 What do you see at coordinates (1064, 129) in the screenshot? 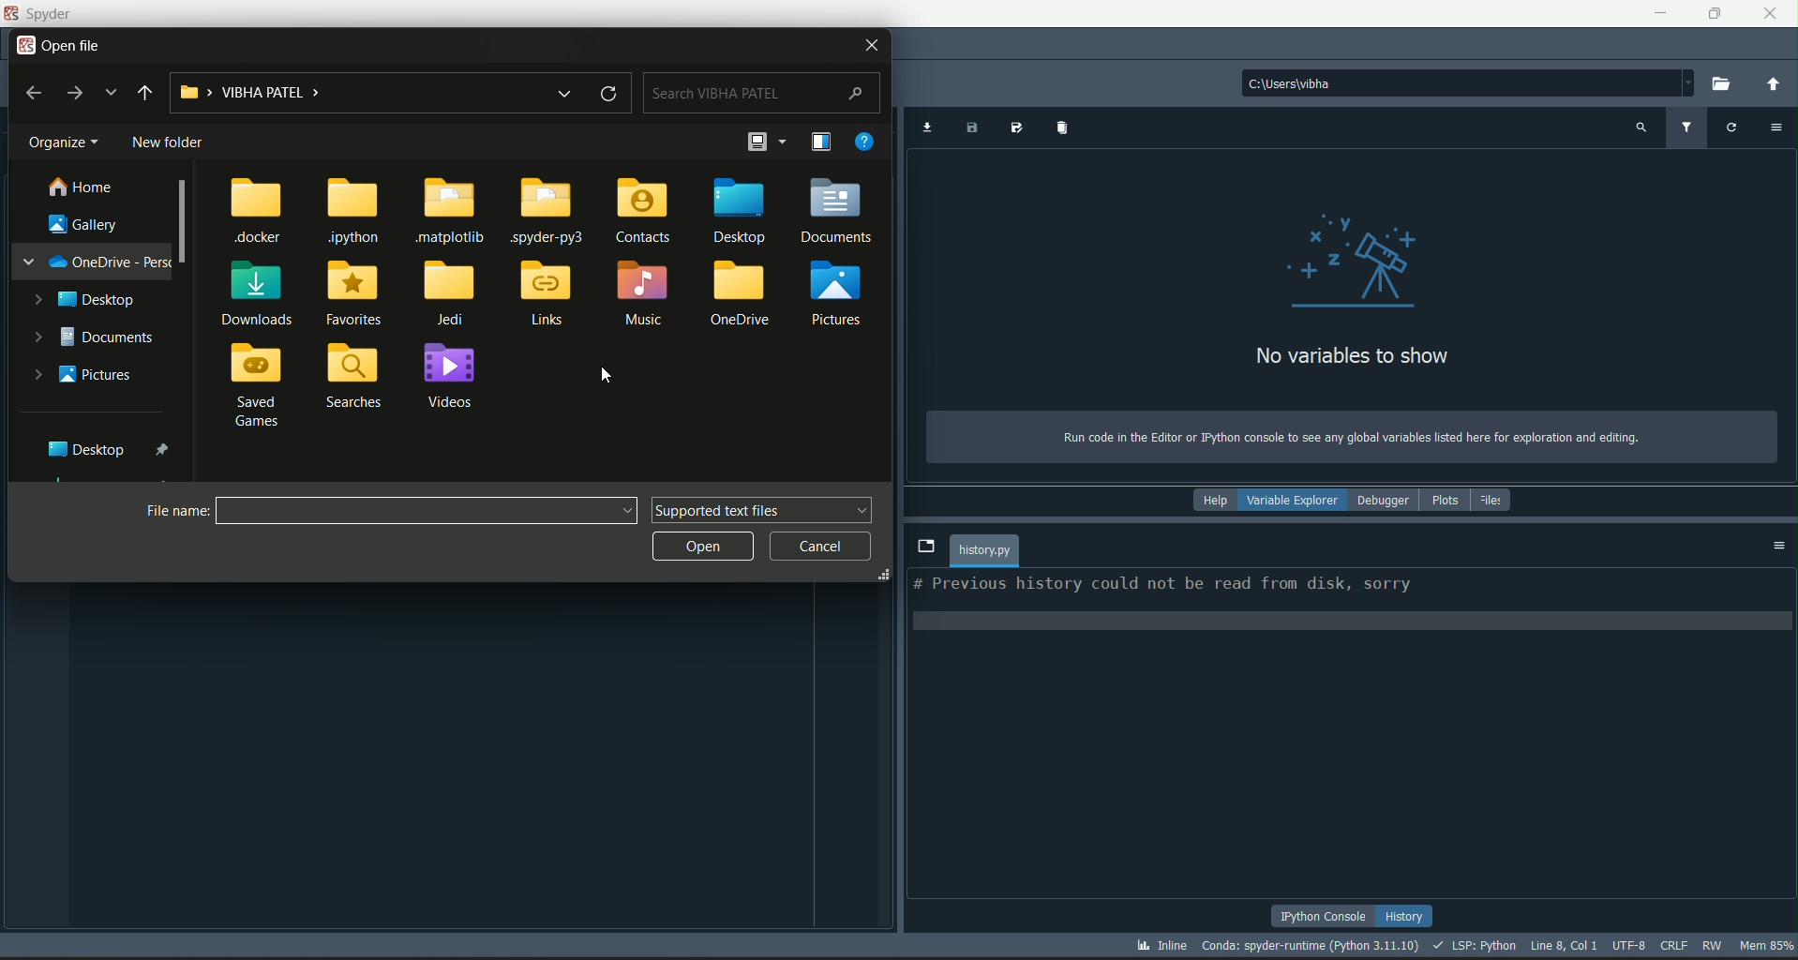
I see `remove variables` at bounding box center [1064, 129].